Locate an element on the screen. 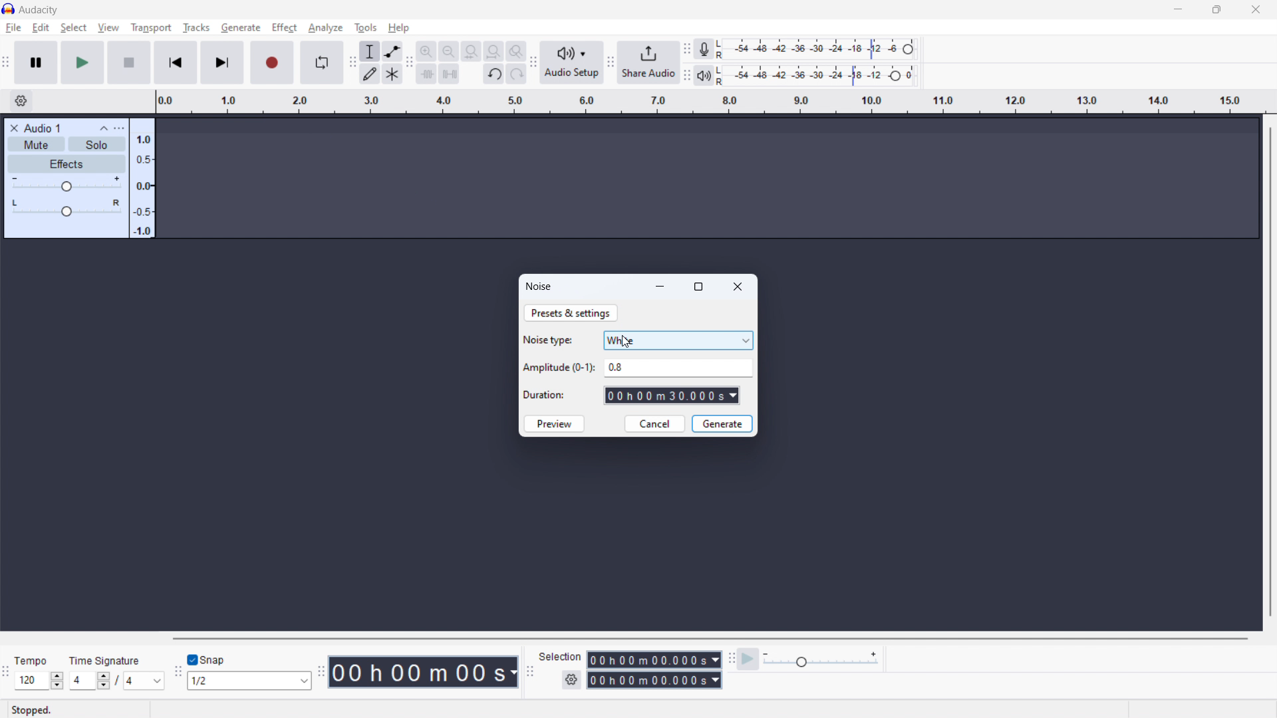  amplitude is located at coordinates (142, 179).